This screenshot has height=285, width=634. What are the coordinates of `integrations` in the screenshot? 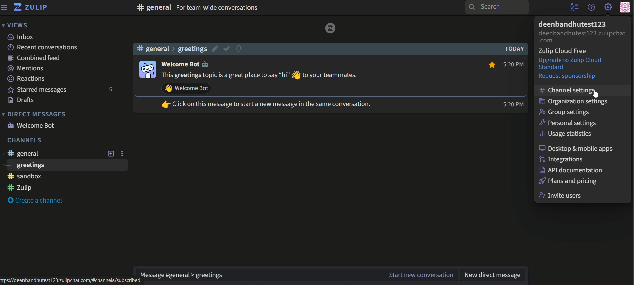 It's located at (563, 160).